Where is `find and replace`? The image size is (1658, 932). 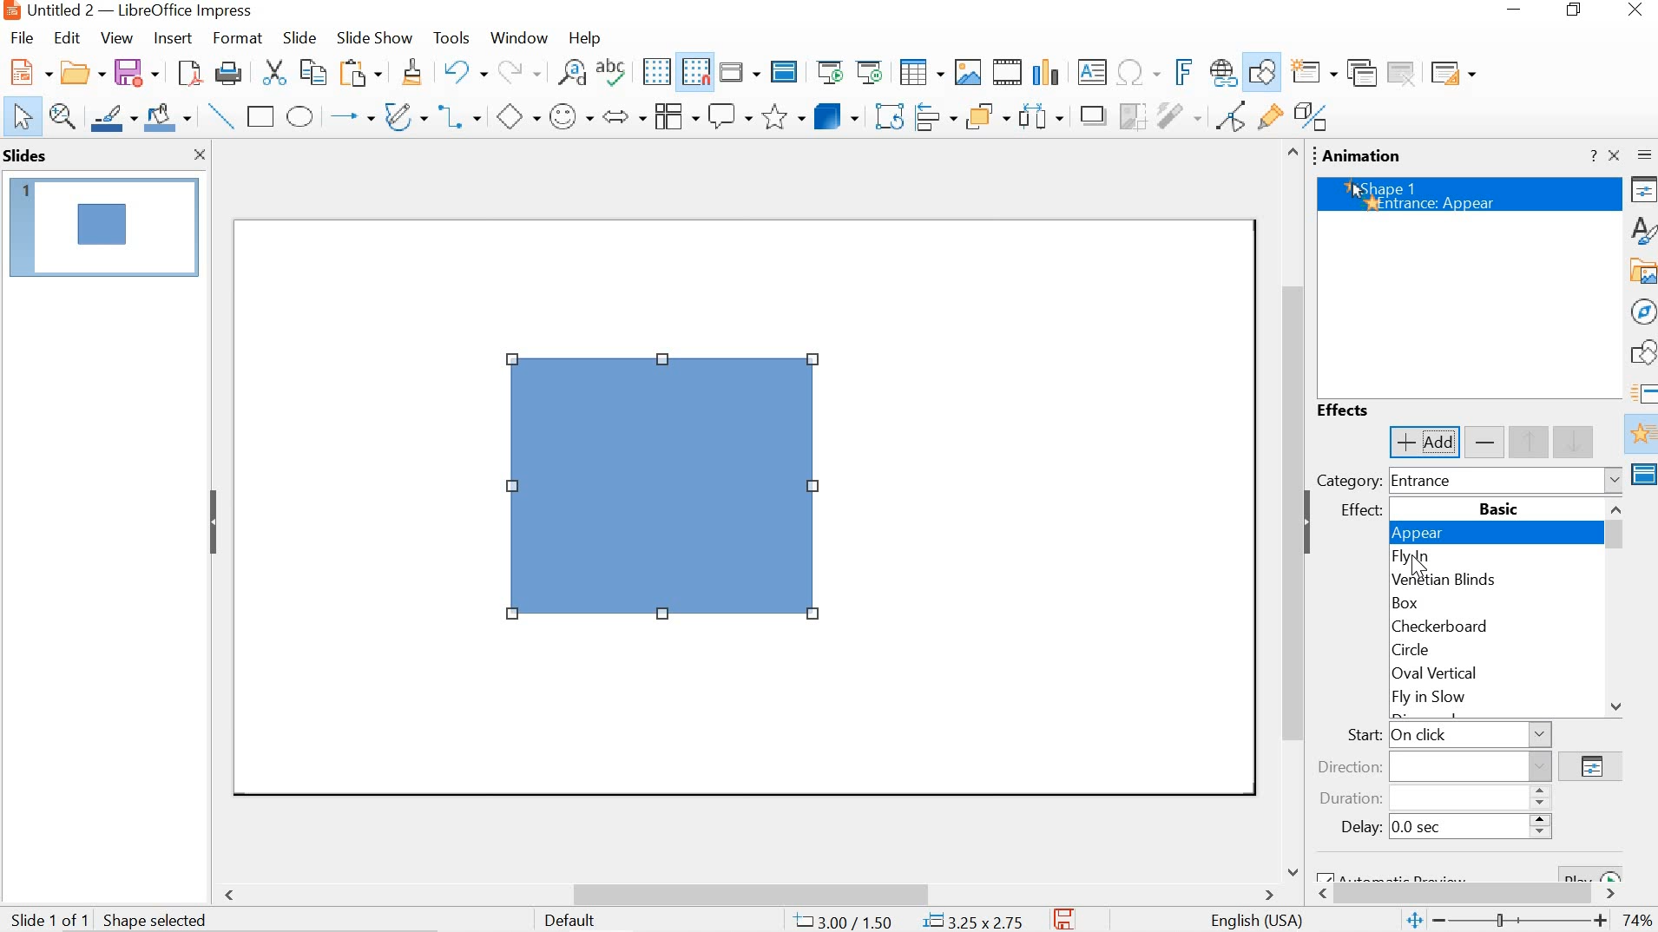 find and replace is located at coordinates (570, 72).